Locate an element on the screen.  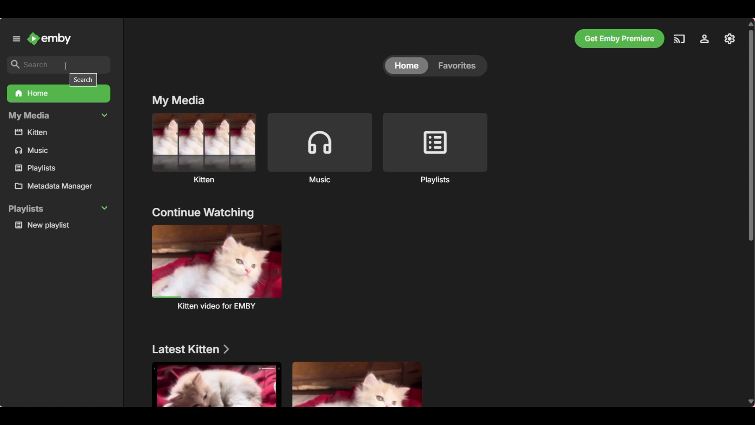
My Media is located at coordinates (58, 116).